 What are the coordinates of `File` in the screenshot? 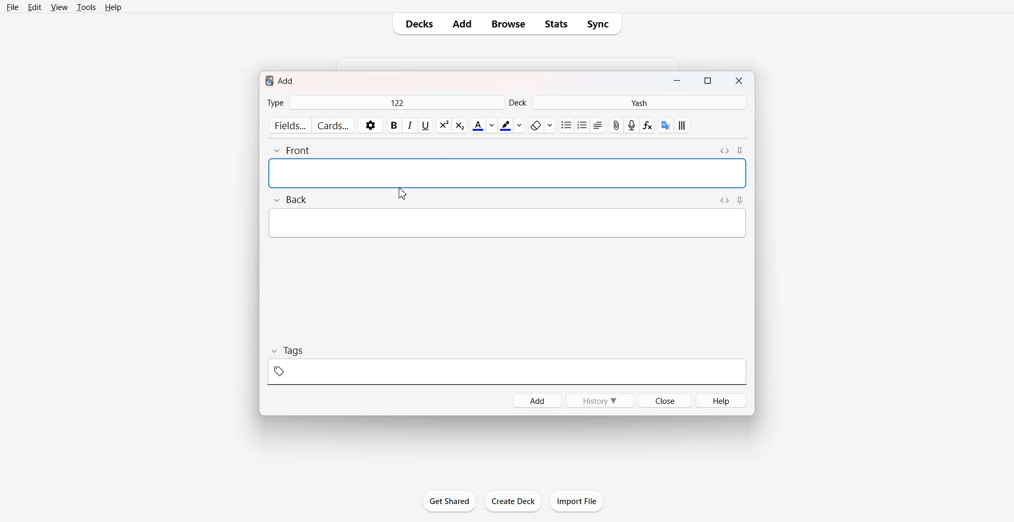 It's located at (13, 7).